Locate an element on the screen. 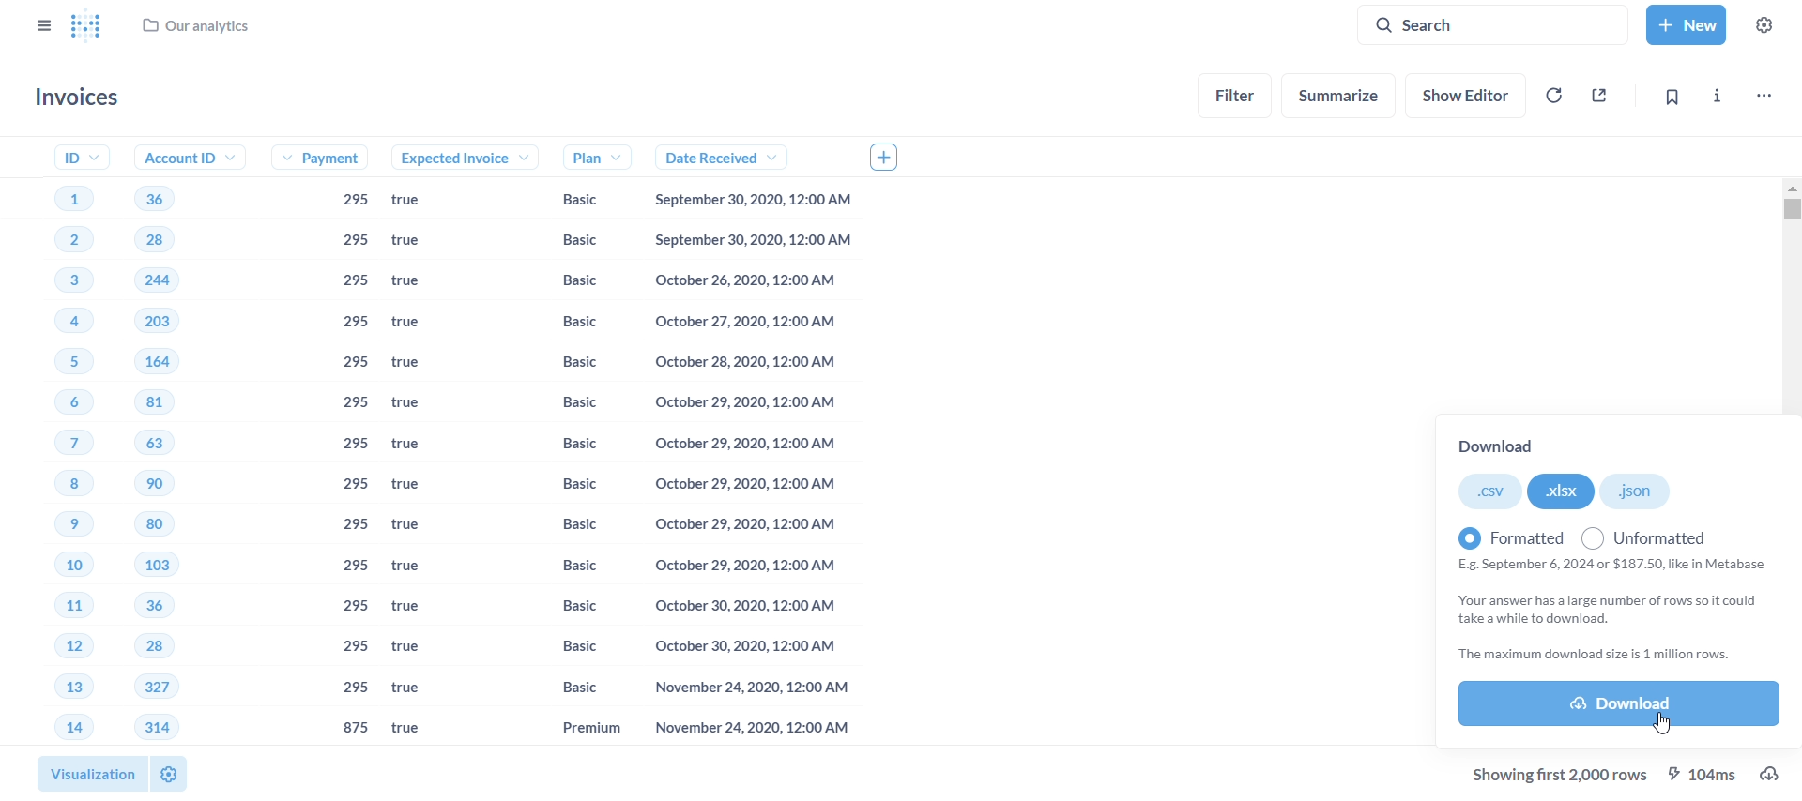  date received is located at coordinates (710, 158).